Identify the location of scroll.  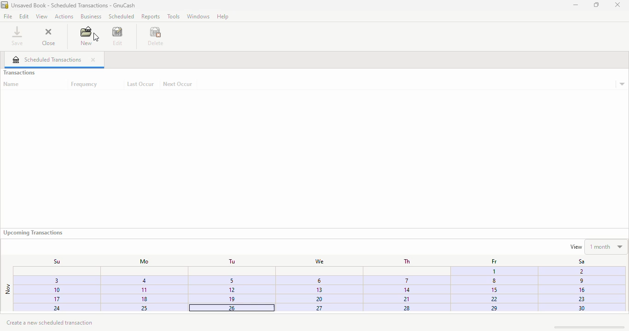
(589, 328).